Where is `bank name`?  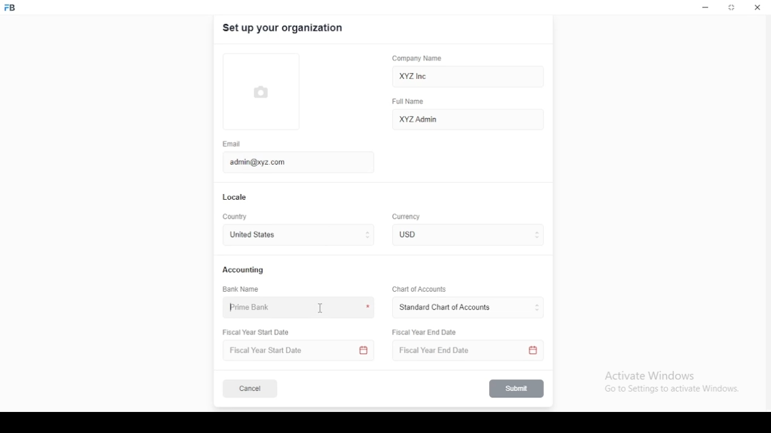 bank name is located at coordinates (242, 289).